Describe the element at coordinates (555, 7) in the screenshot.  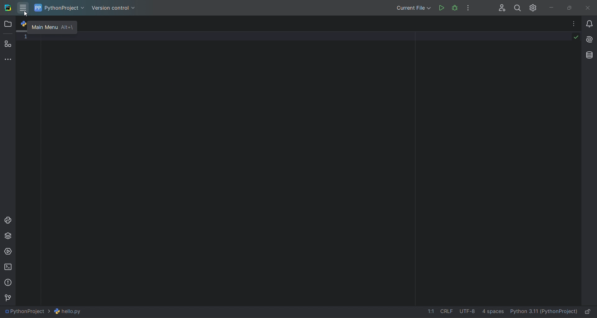
I see `minimize` at that location.